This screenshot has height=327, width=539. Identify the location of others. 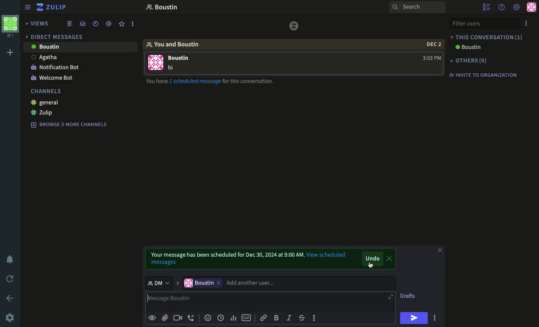
(472, 59).